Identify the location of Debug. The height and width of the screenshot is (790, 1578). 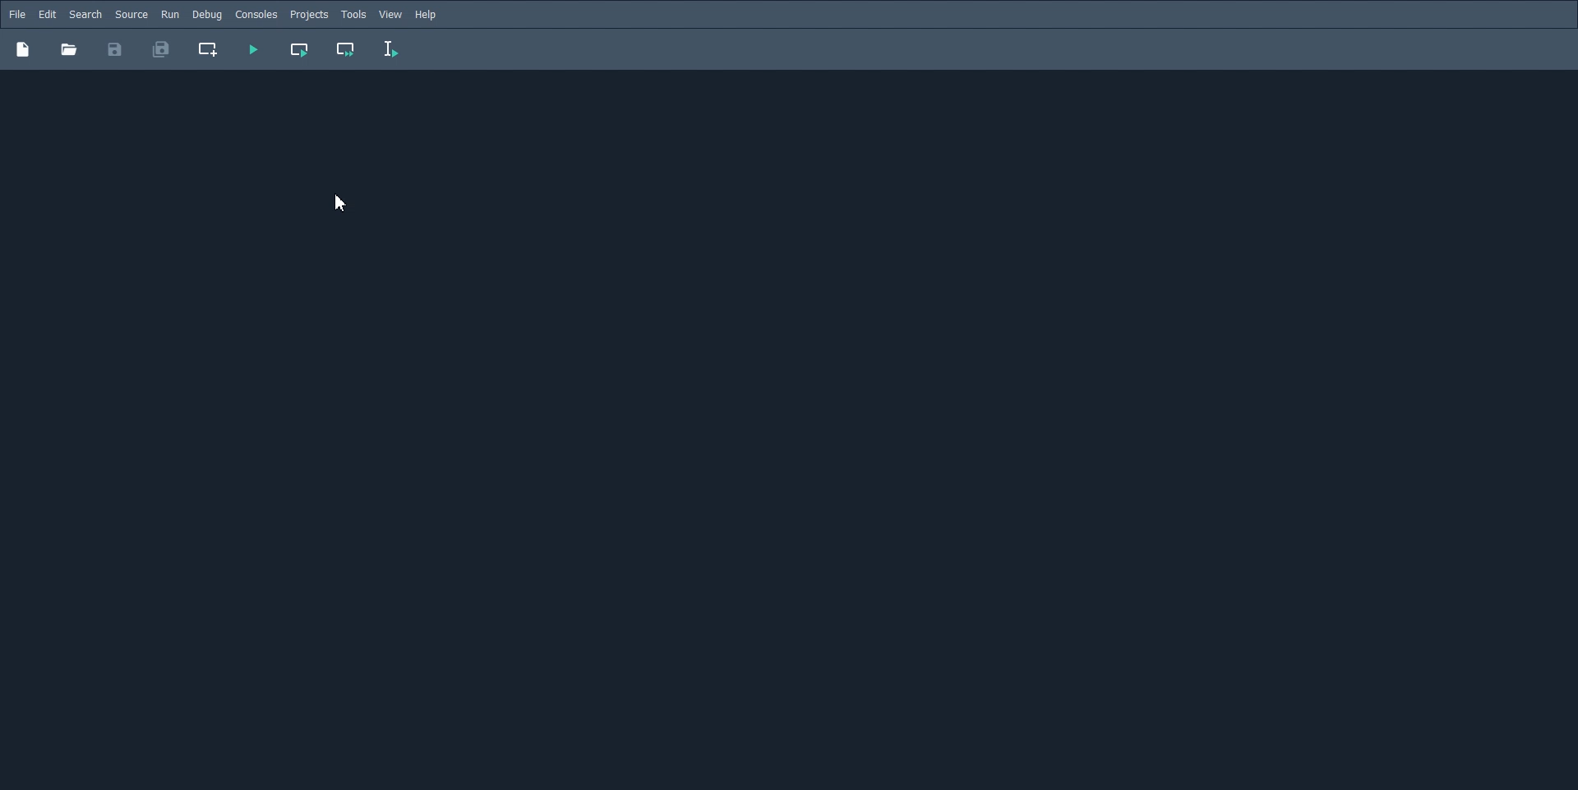
(206, 14).